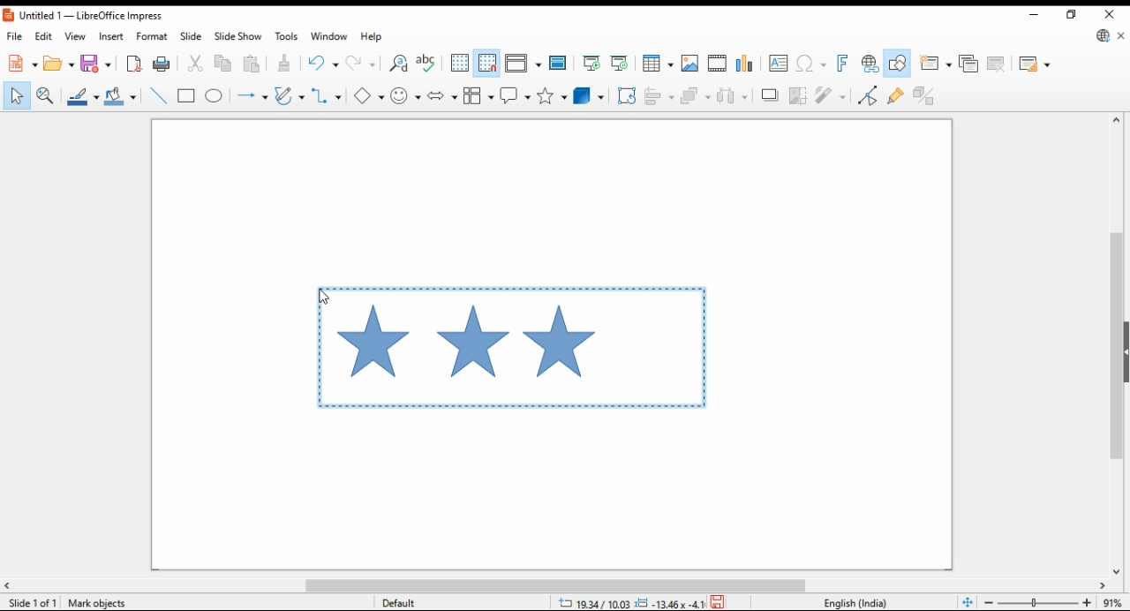 This screenshot has width=1130, height=611. I want to click on fit page to window, so click(968, 601).